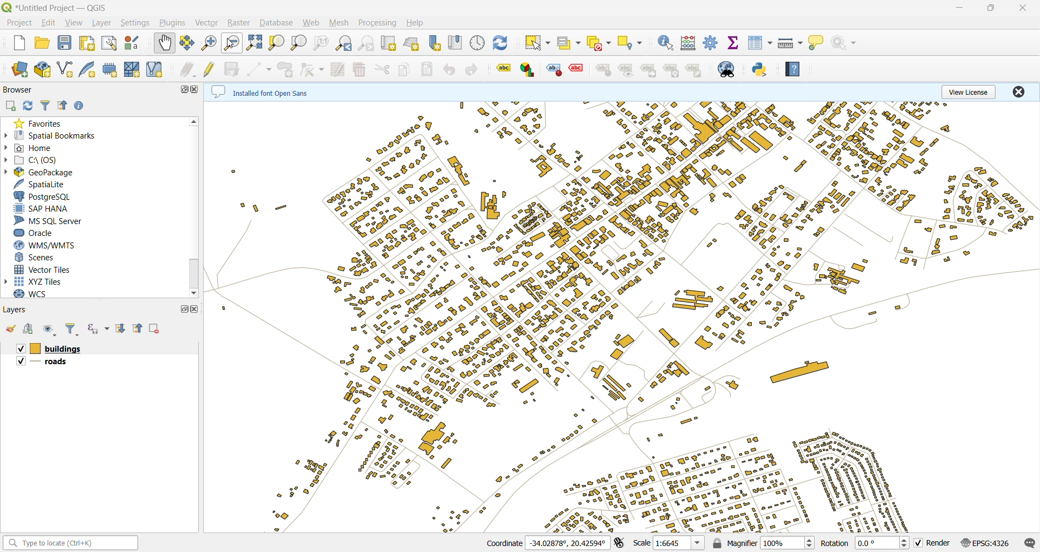 This screenshot has width=1040, height=552. What do you see at coordinates (155, 328) in the screenshot?
I see `delete layer` at bounding box center [155, 328].